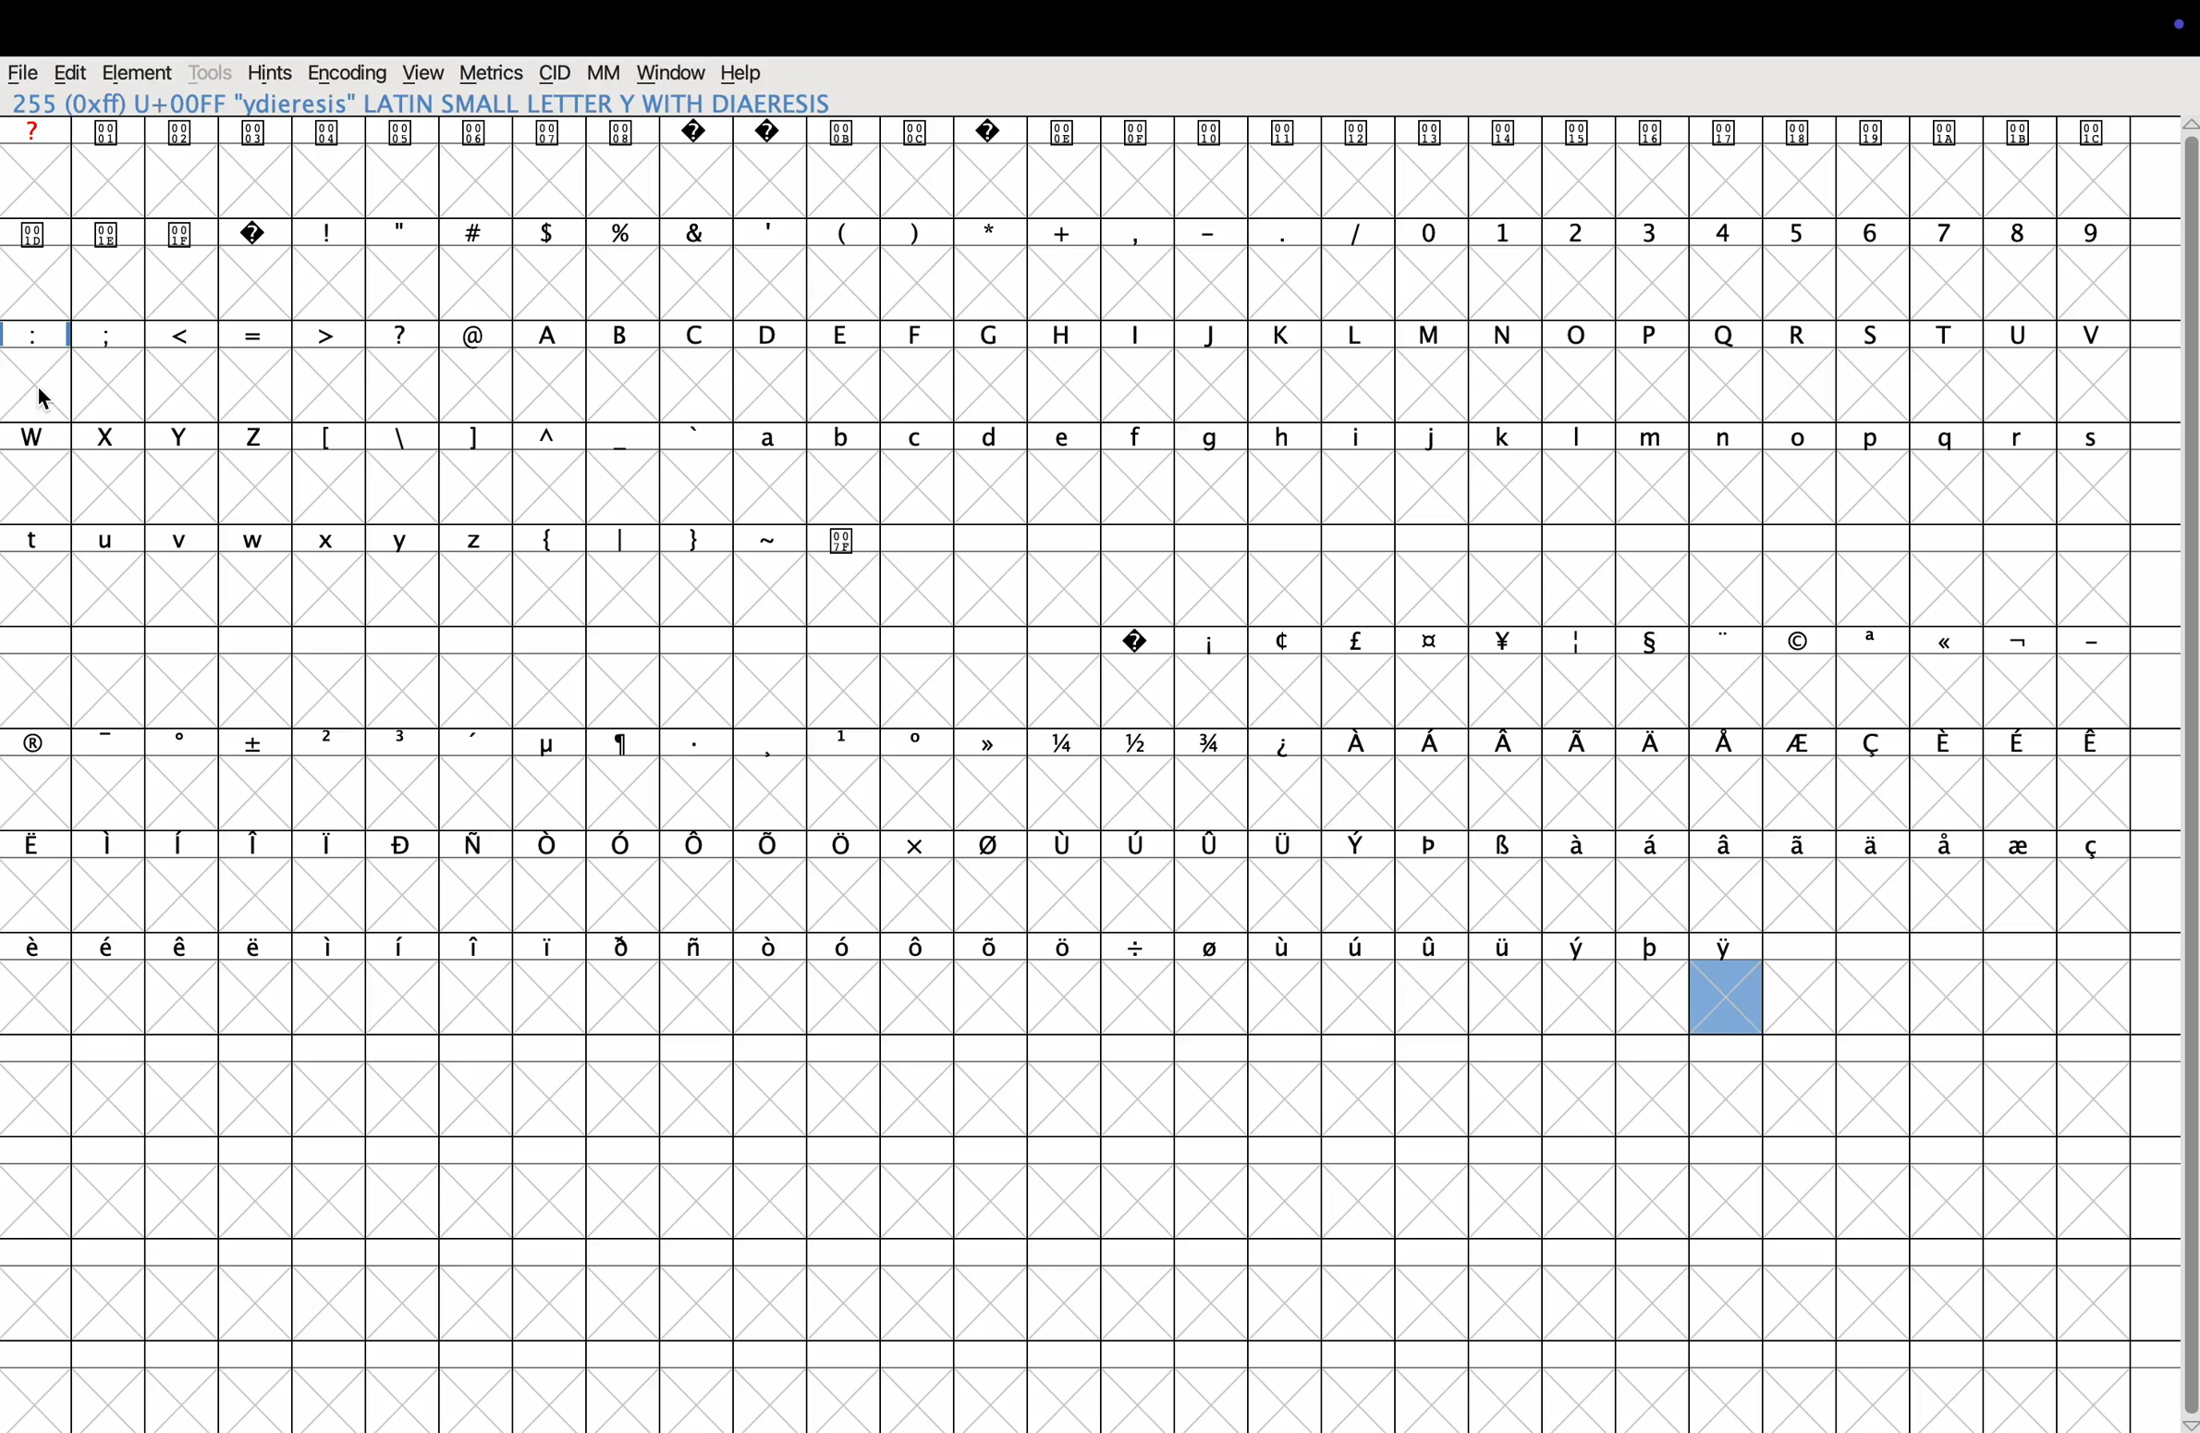 The width and height of the screenshot is (2200, 1433). Describe the element at coordinates (698, 372) in the screenshot. I see `C` at that location.